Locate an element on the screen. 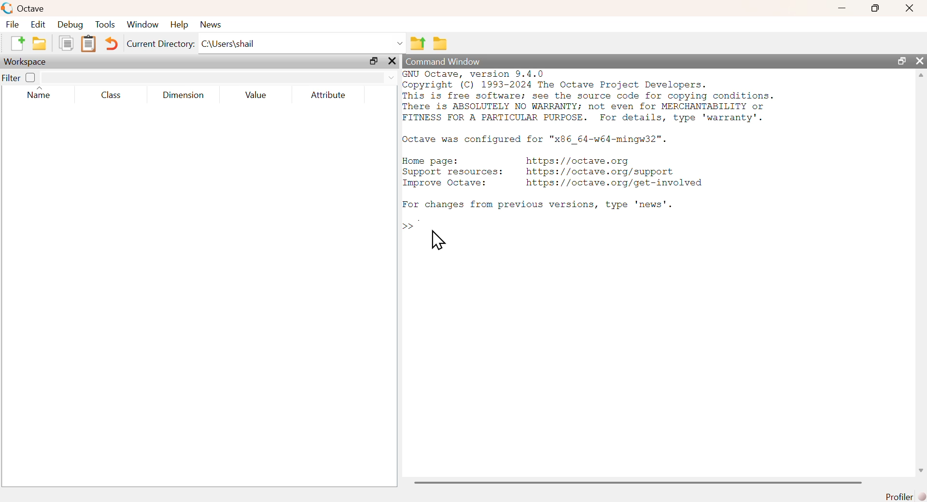  scrollbar is located at coordinates (638, 483).